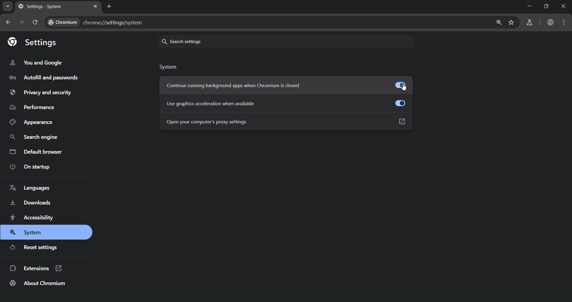 Image resolution: width=572 pixels, height=302 pixels. Describe the element at coordinates (39, 63) in the screenshot. I see `you and google` at that location.